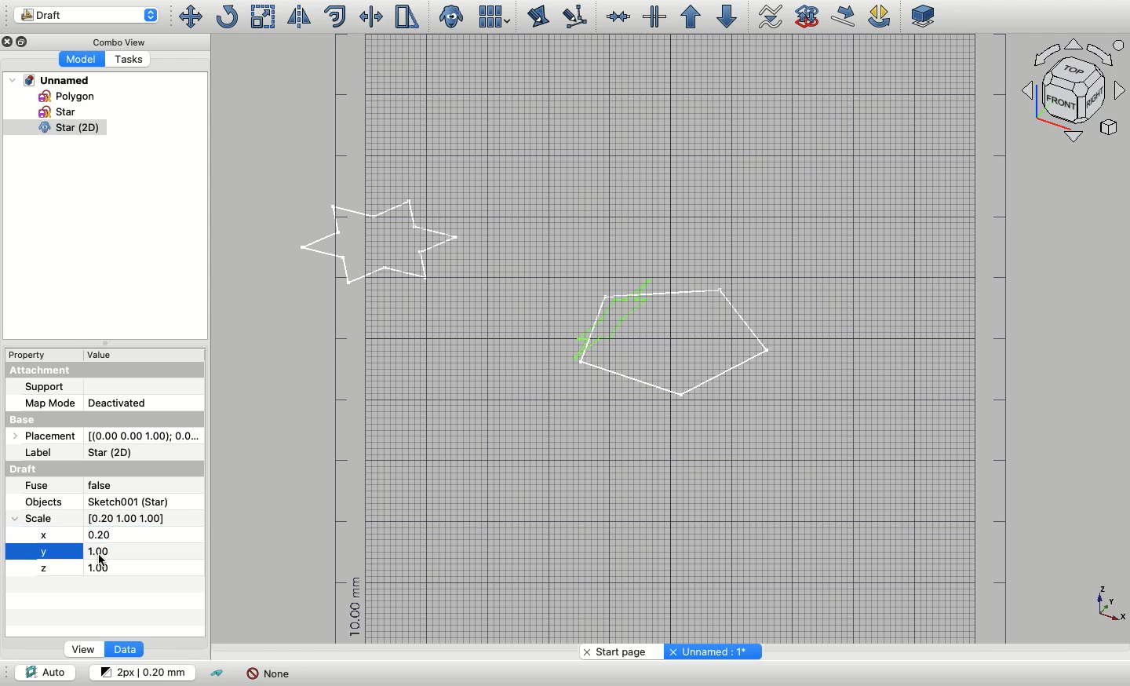  I want to click on 1.00, so click(118, 552).